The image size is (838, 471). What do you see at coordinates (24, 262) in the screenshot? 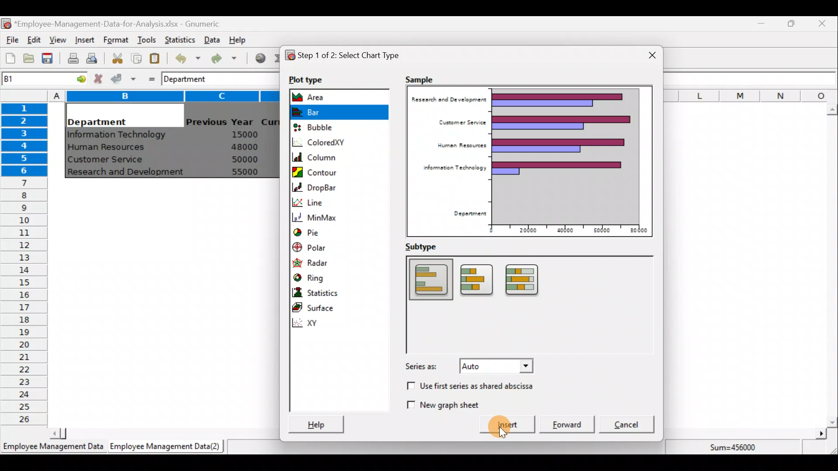
I see `Rows` at bounding box center [24, 262].